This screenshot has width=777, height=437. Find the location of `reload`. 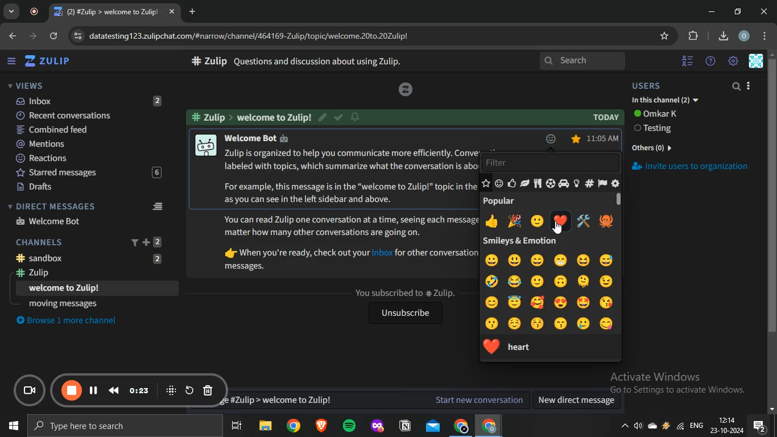

reload is located at coordinates (55, 37).